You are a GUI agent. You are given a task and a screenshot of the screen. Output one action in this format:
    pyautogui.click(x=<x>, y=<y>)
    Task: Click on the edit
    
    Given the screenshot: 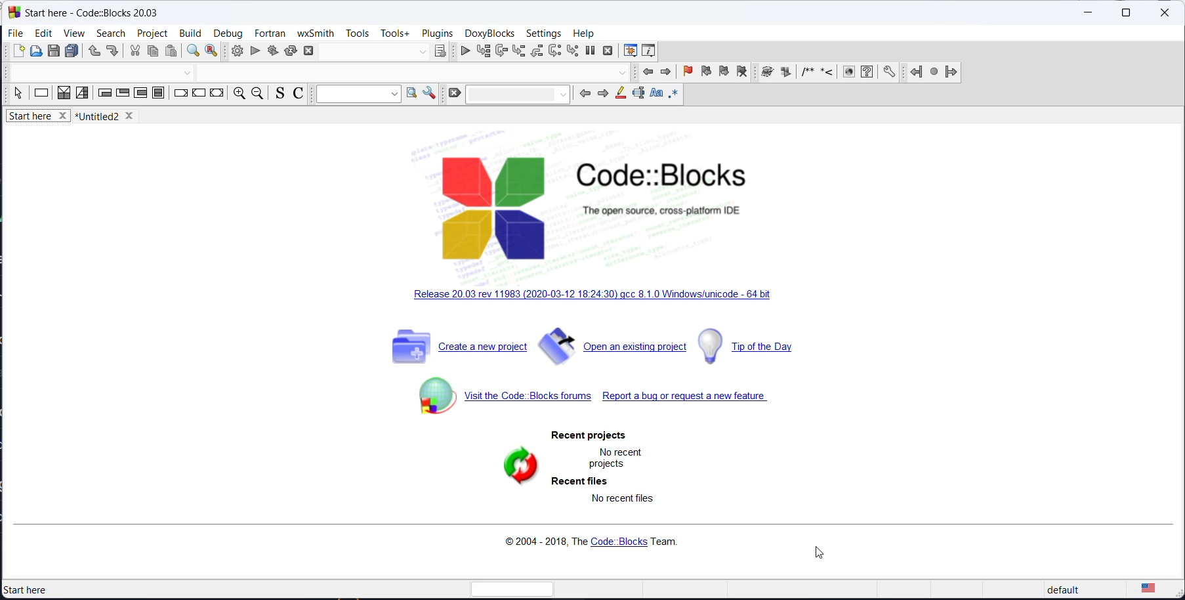 What is the action you would take?
    pyautogui.click(x=43, y=33)
    